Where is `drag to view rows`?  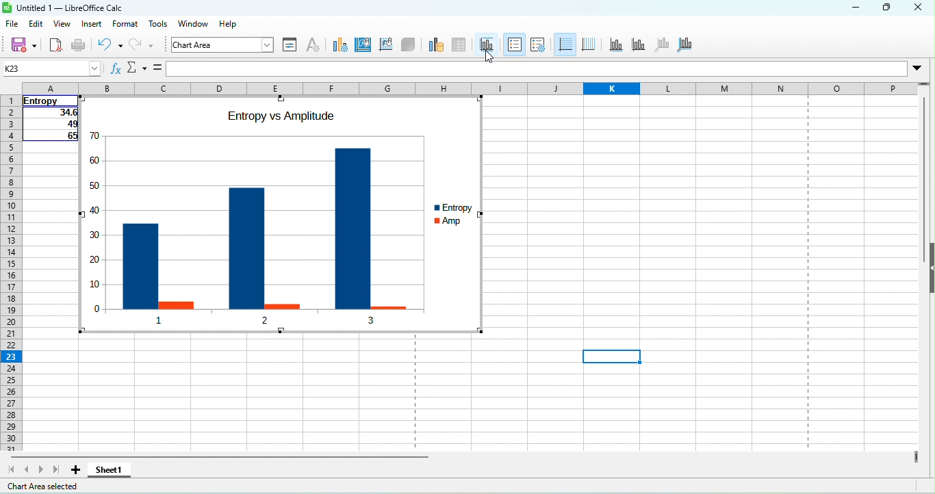 drag to view rows is located at coordinates (924, 82).